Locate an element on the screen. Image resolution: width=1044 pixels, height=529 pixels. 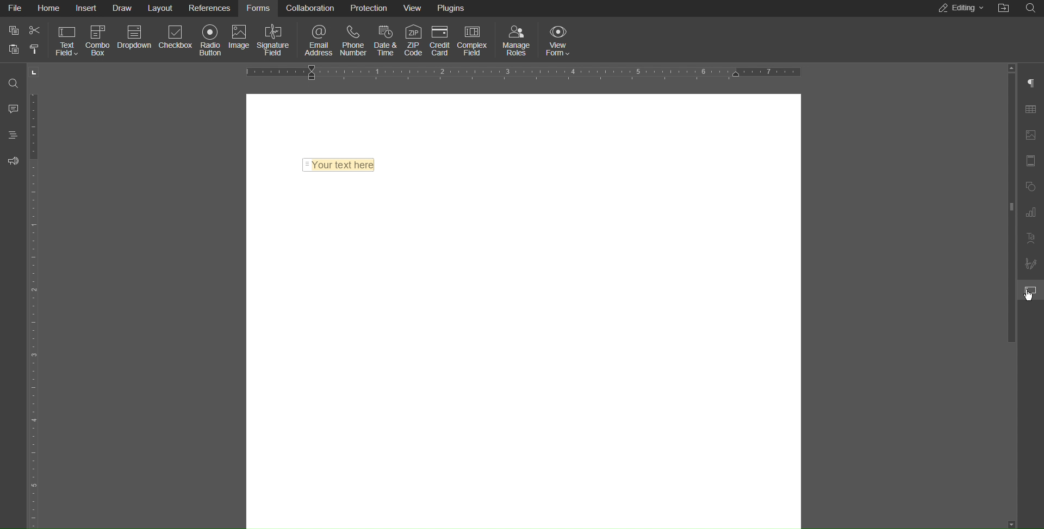
cut is located at coordinates (35, 30).